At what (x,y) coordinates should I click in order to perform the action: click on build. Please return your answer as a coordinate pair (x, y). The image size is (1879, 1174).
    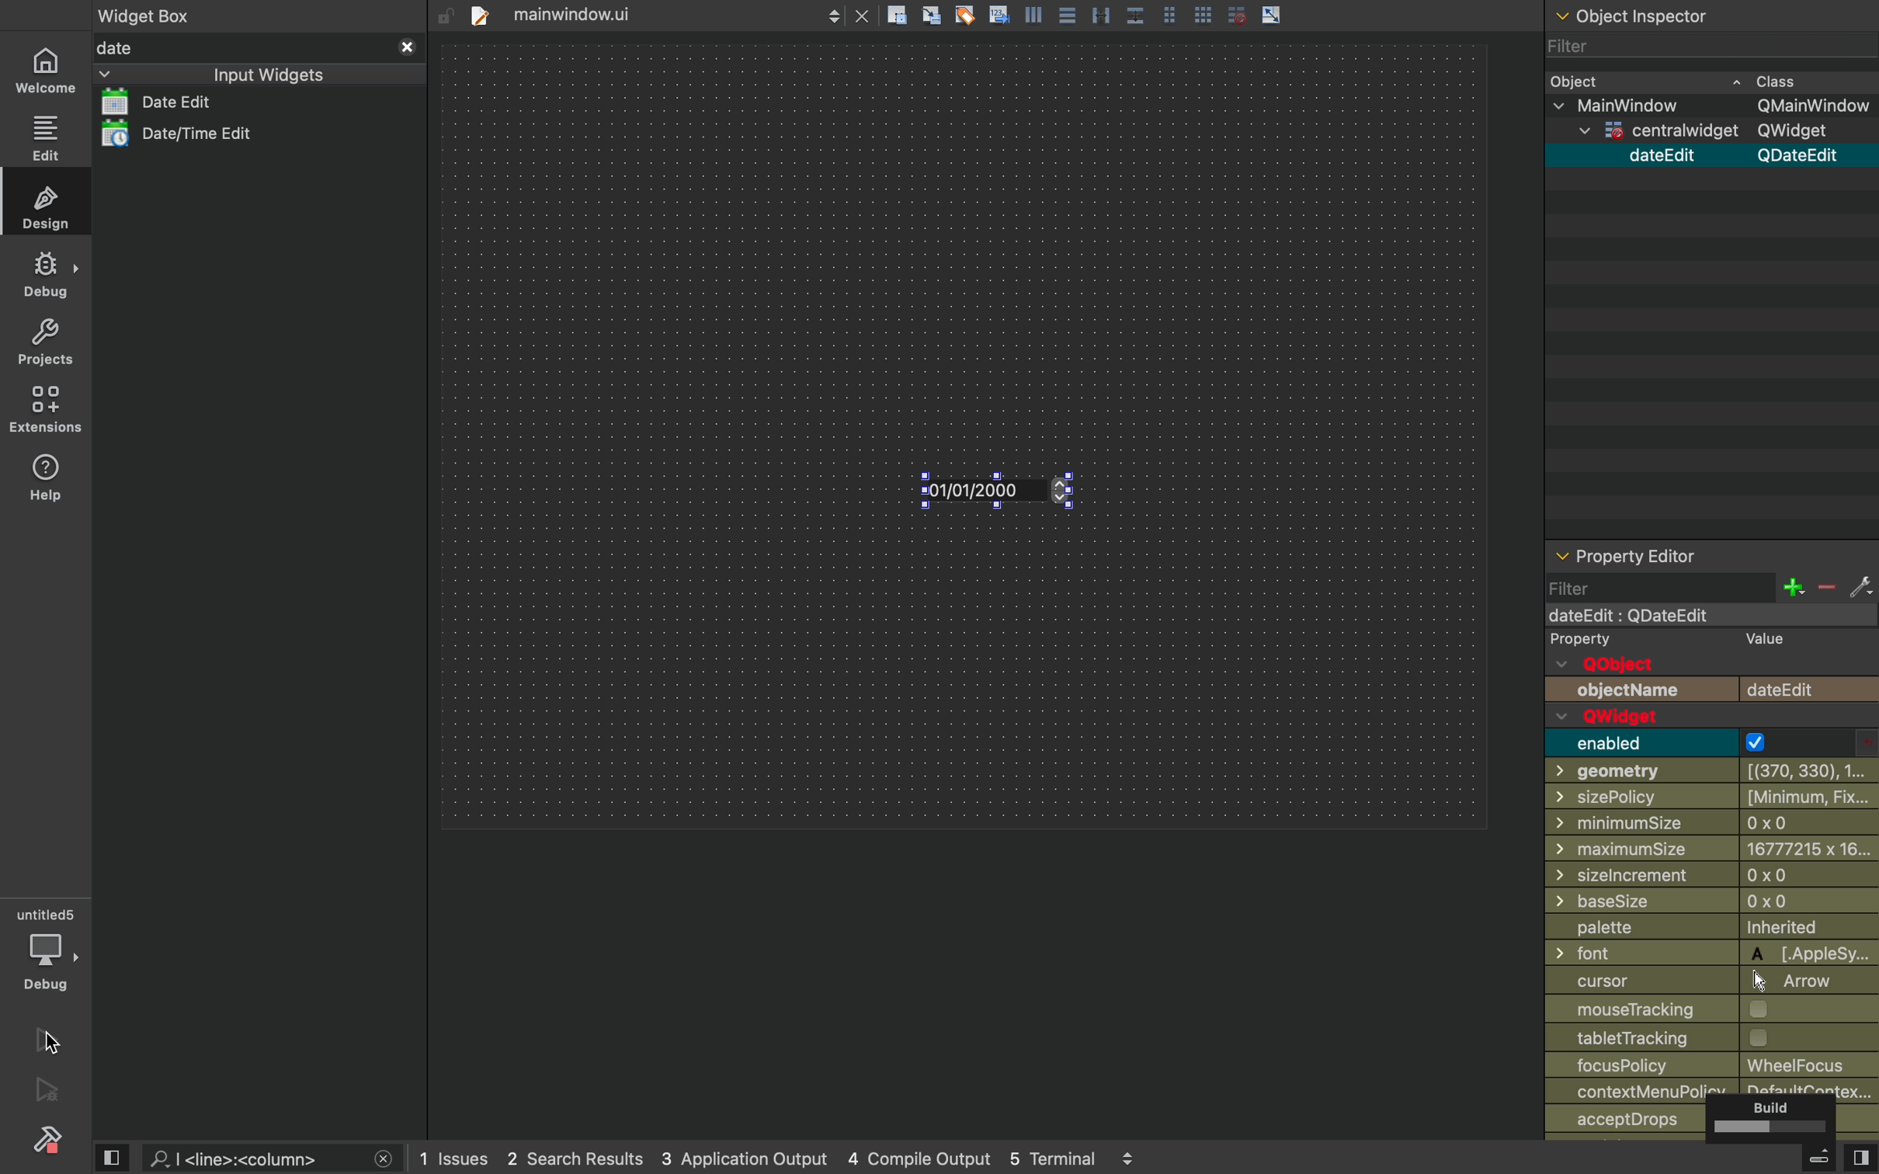
    Looking at the image, I should click on (49, 1138).